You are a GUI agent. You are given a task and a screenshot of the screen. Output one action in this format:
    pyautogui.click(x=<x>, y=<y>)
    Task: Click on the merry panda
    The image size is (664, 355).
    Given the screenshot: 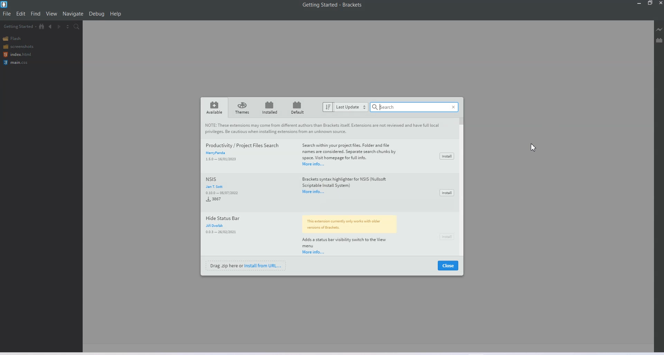 What is the action you would take?
    pyautogui.click(x=217, y=153)
    